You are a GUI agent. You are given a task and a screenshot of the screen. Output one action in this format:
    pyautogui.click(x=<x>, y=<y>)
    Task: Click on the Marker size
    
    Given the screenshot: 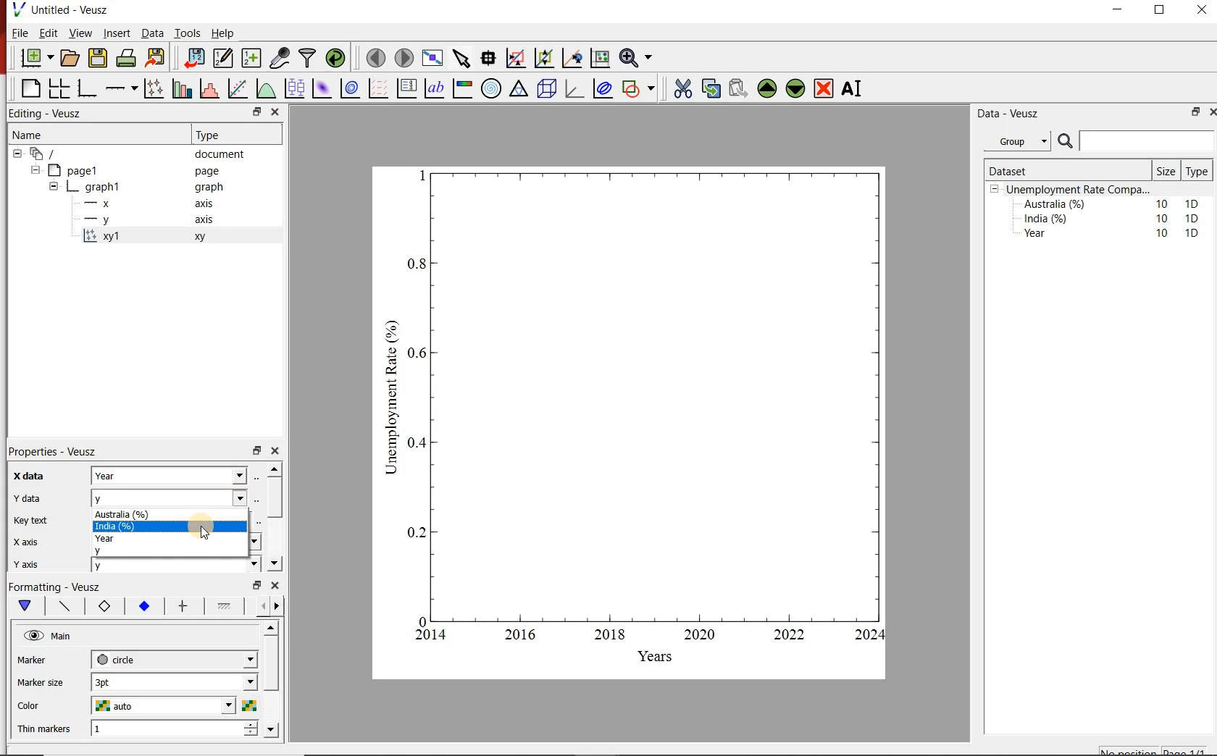 What is the action you would take?
    pyautogui.click(x=42, y=681)
    